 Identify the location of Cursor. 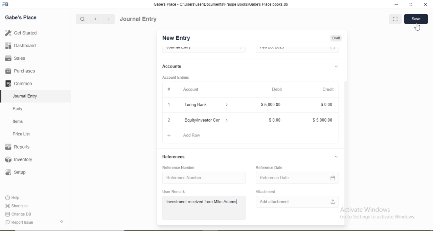
(418, 27).